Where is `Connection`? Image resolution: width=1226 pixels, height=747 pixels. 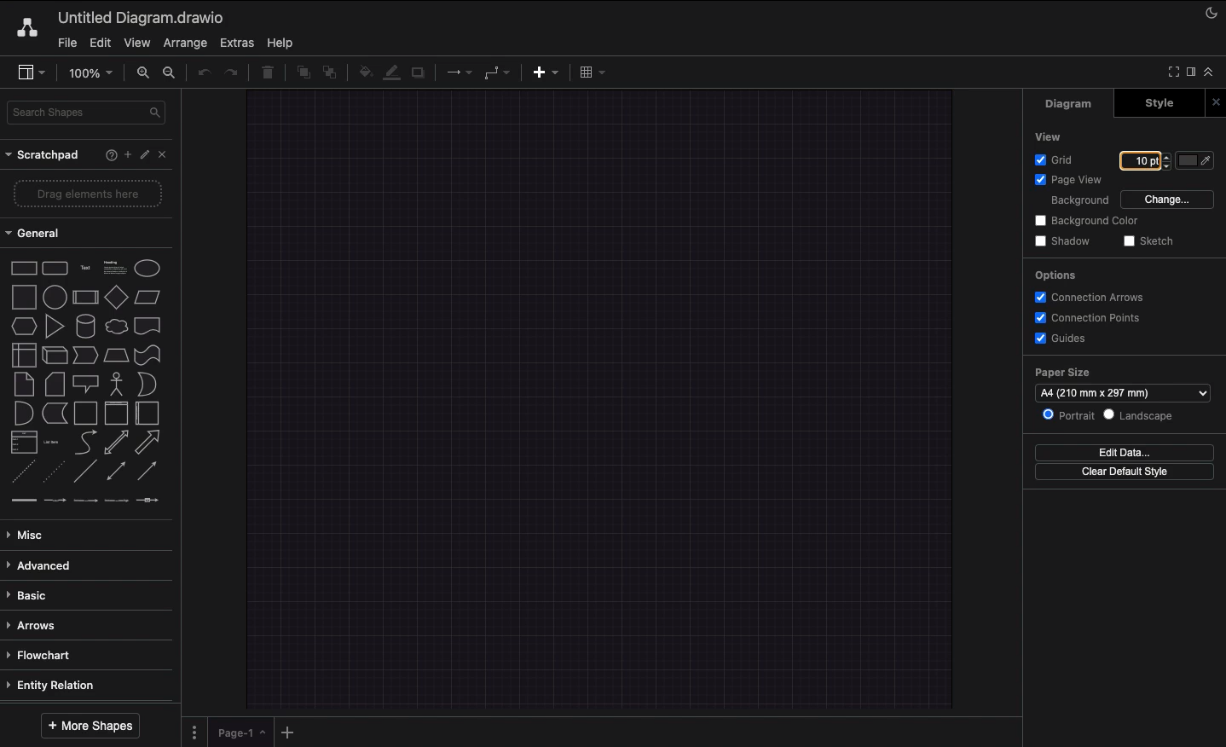
Connection is located at coordinates (459, 72).